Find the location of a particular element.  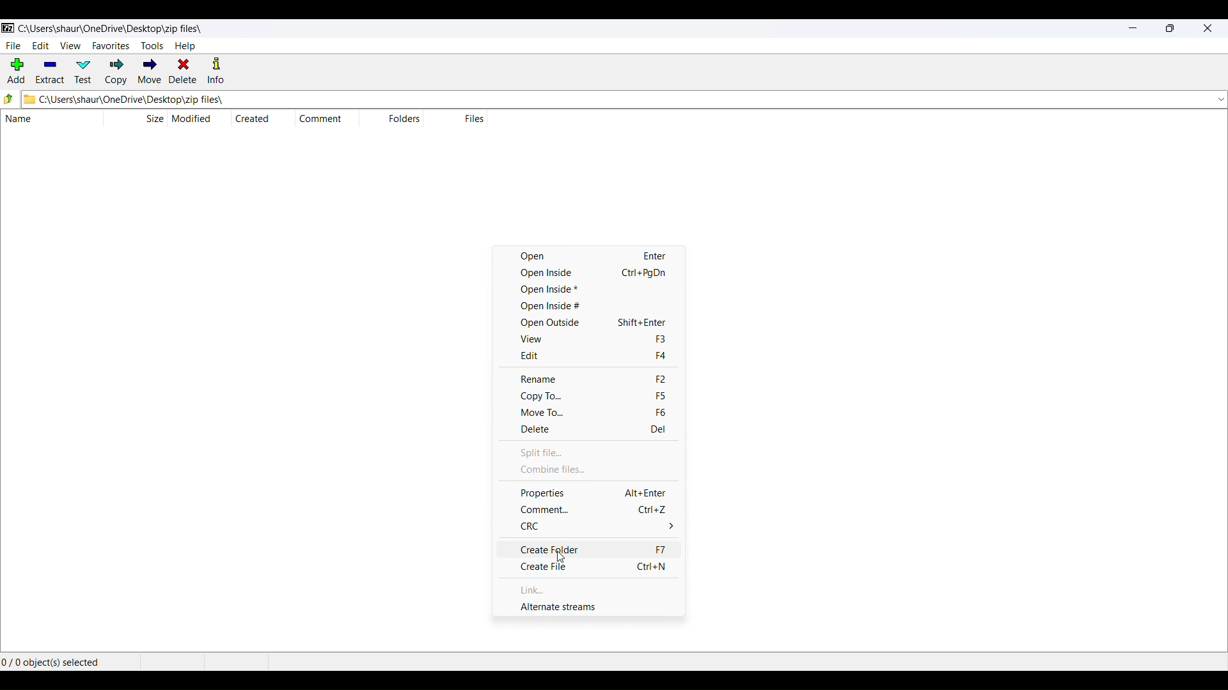

OPEN INSIDE # is located at coordinates (594, 306).